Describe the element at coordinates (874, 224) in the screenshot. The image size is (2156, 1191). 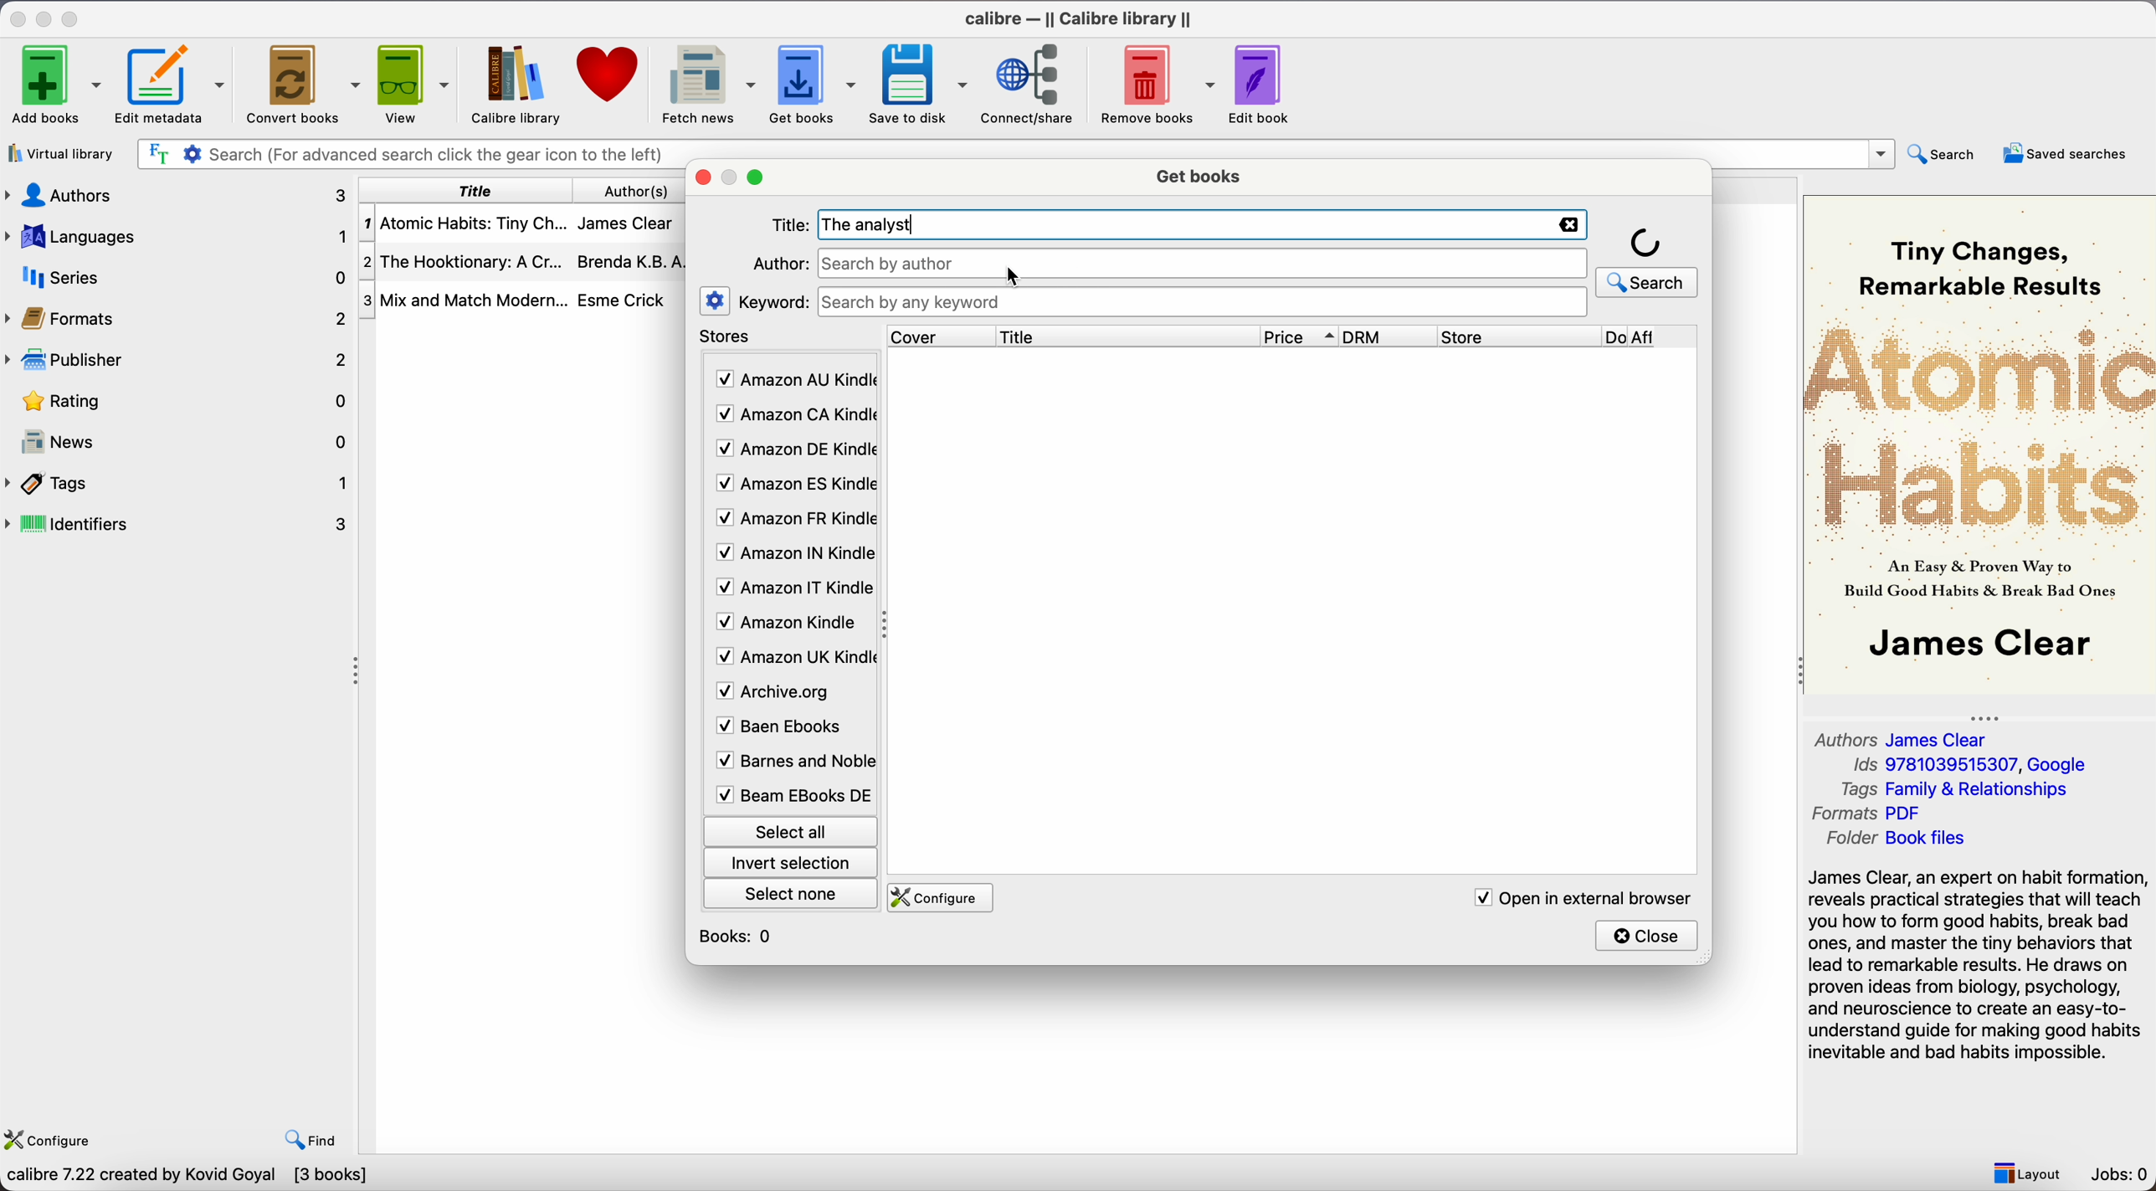
I see `The analyst` at that location.